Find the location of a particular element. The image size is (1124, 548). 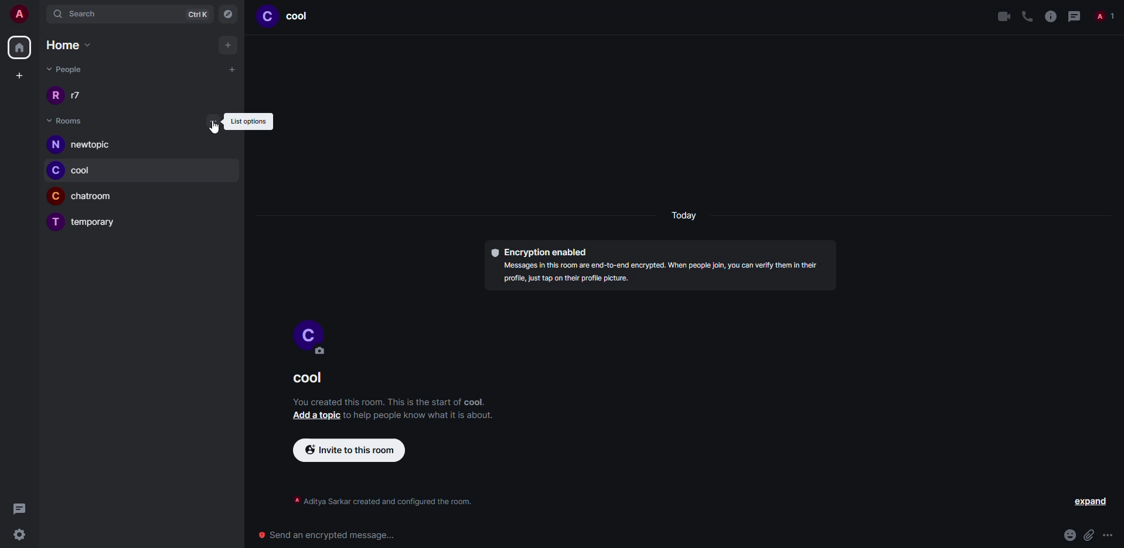

account is located at coordinates (23, 15).